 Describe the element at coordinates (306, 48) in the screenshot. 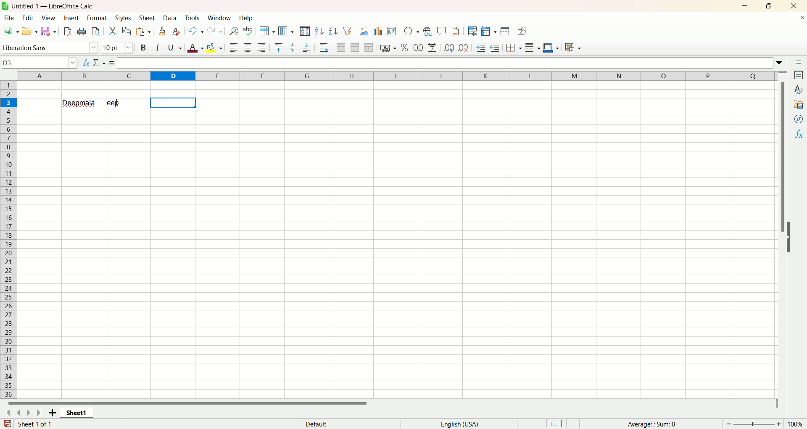

I see `Align bottom` at that location.